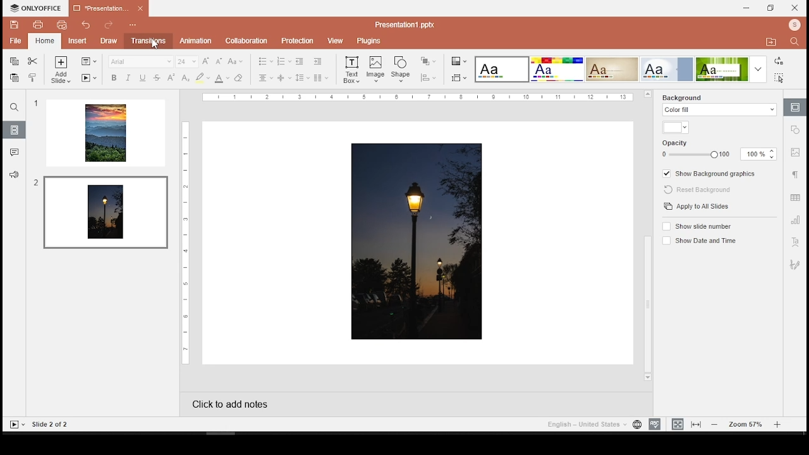 This screenshot has height=455, width=809. Describe the element at coordinates (796, 44) in the screenshot. I see `search` at that location.